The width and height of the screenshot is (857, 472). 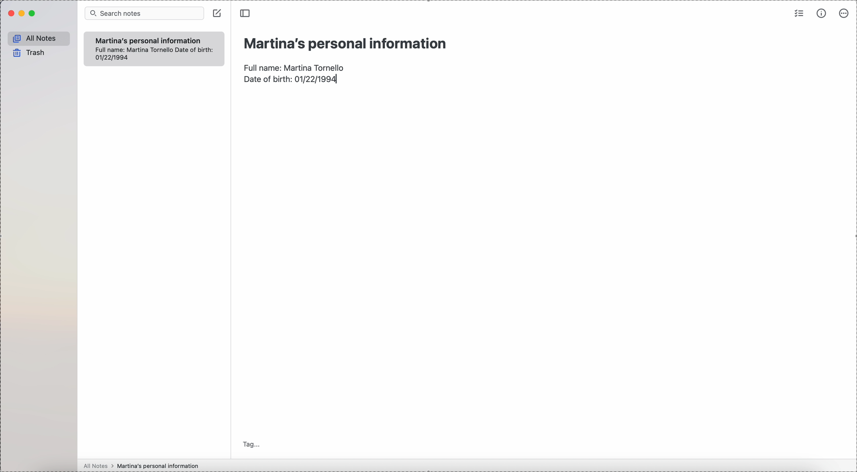 I want to click on Martina's personal information Full name: Martina Tornello date of birth: 01/22/1994, so click(x=154, y=48).